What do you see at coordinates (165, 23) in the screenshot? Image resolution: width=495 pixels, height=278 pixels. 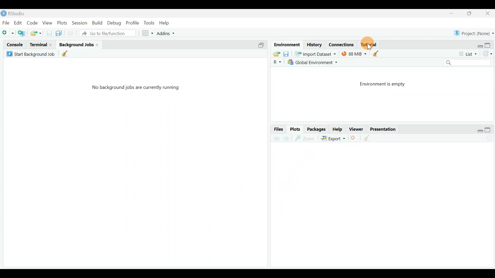 I see `Help` at bounding box center [165, 23].